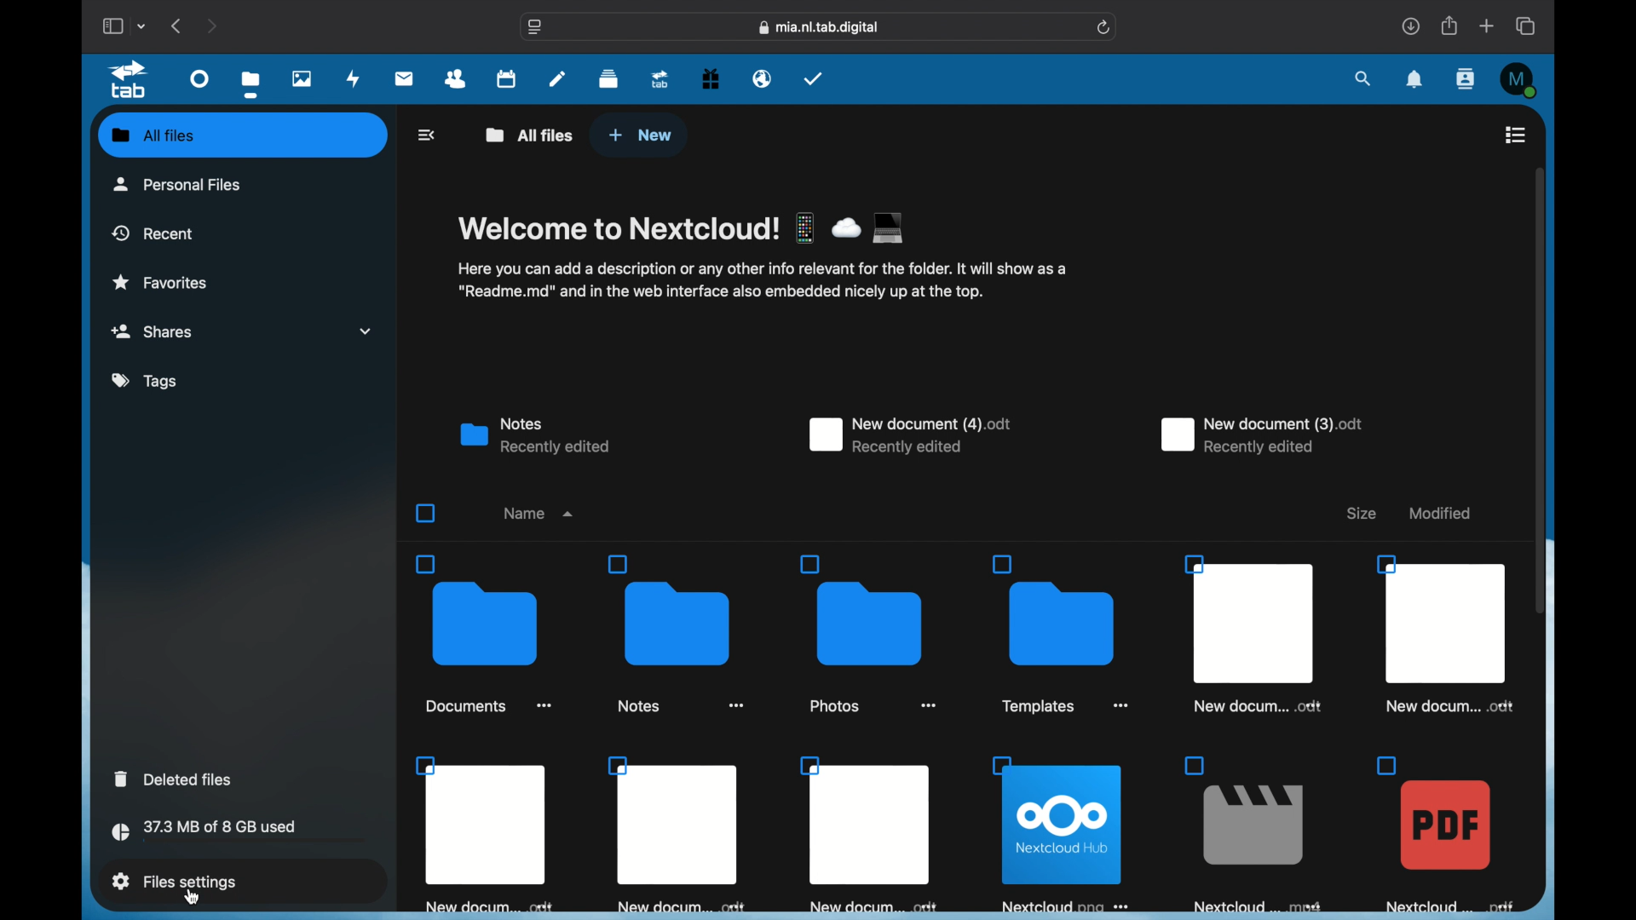 The image size is (1636, 920). I want to click on files settings, so click(174, 880).